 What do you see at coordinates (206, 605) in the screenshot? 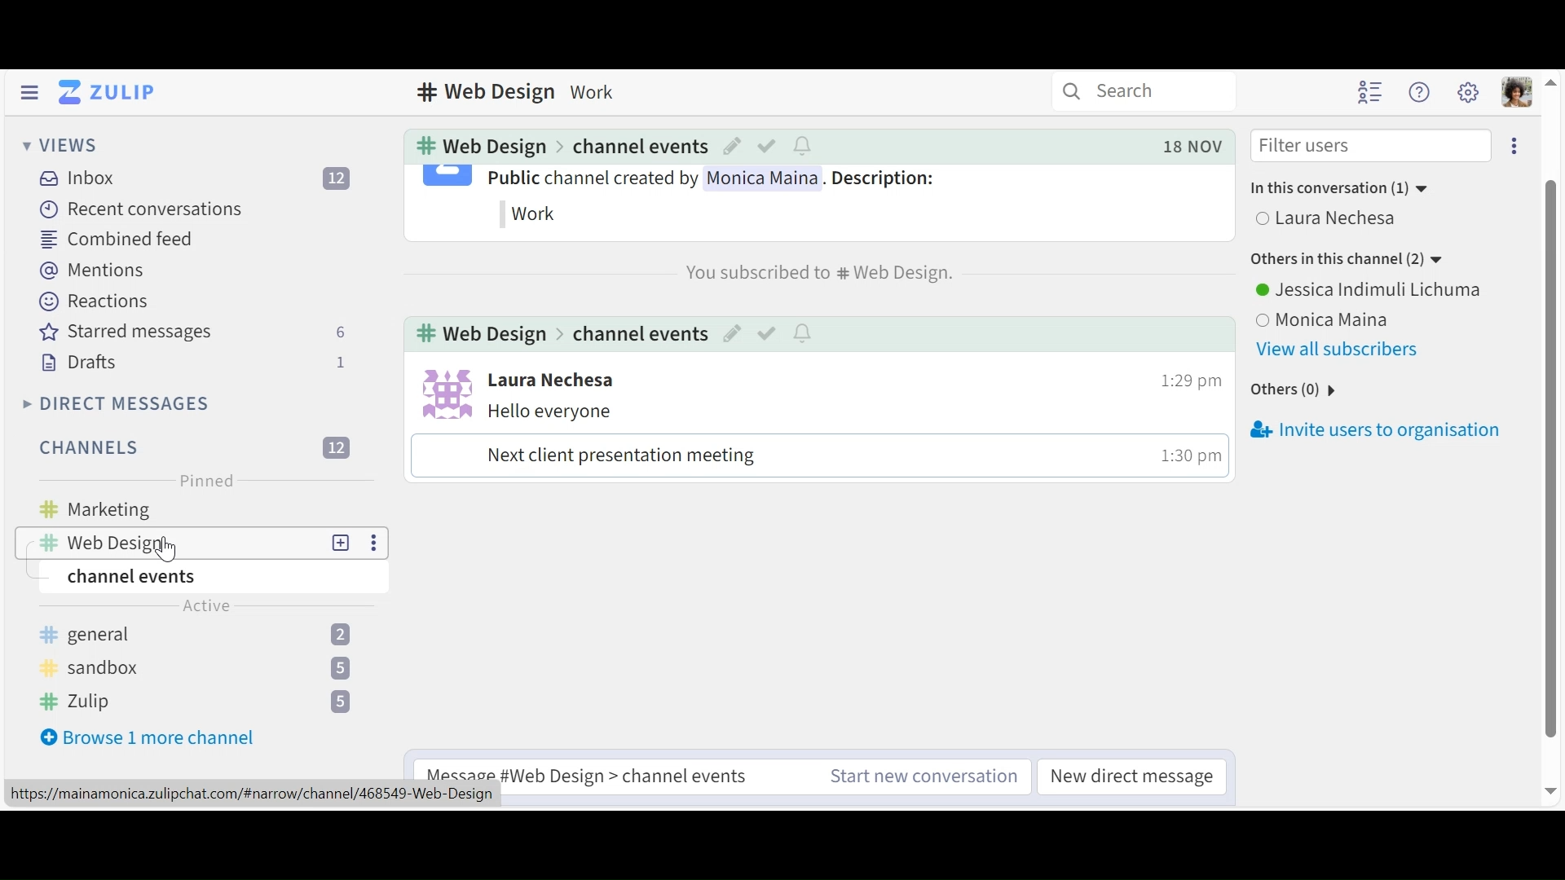
I see `Active` at bounding box center [206, 605].